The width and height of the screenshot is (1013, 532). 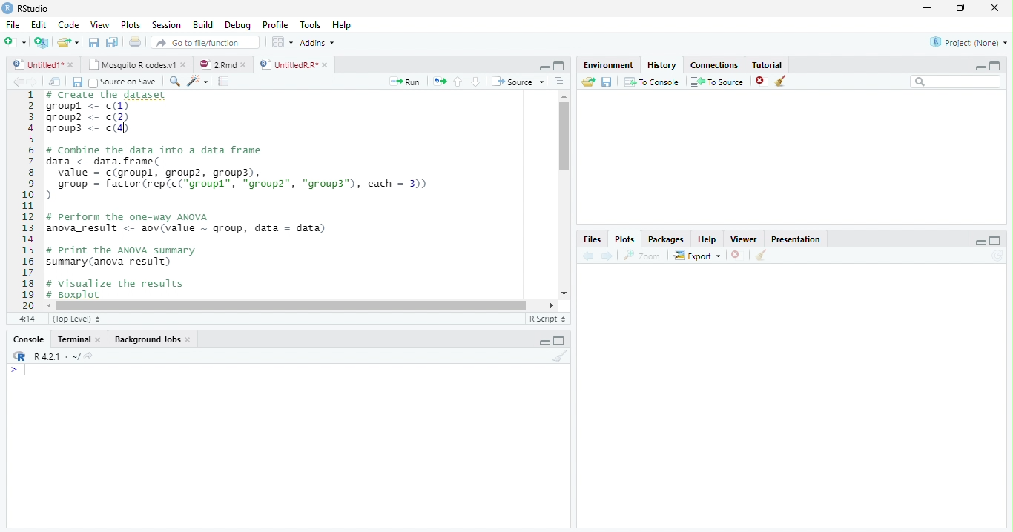 What do you see at coordinates (956, 82) in the screenshot?
I see `Search` at bounding box center [956, 82].